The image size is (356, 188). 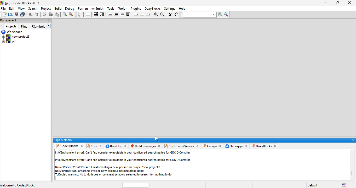 What do you see at coordinates (142, 15) in the screenshot?
I see `continue instruction` at bounding box center [142, 15].